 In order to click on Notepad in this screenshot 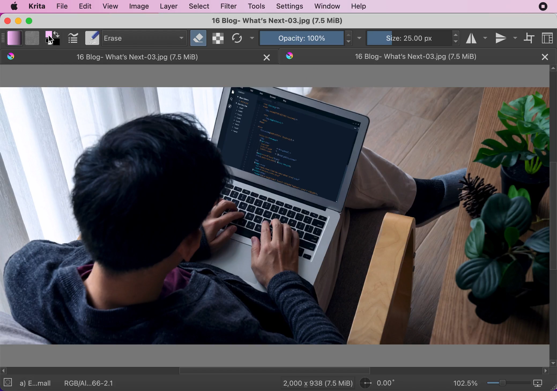, I will do `click(91, 38)`.